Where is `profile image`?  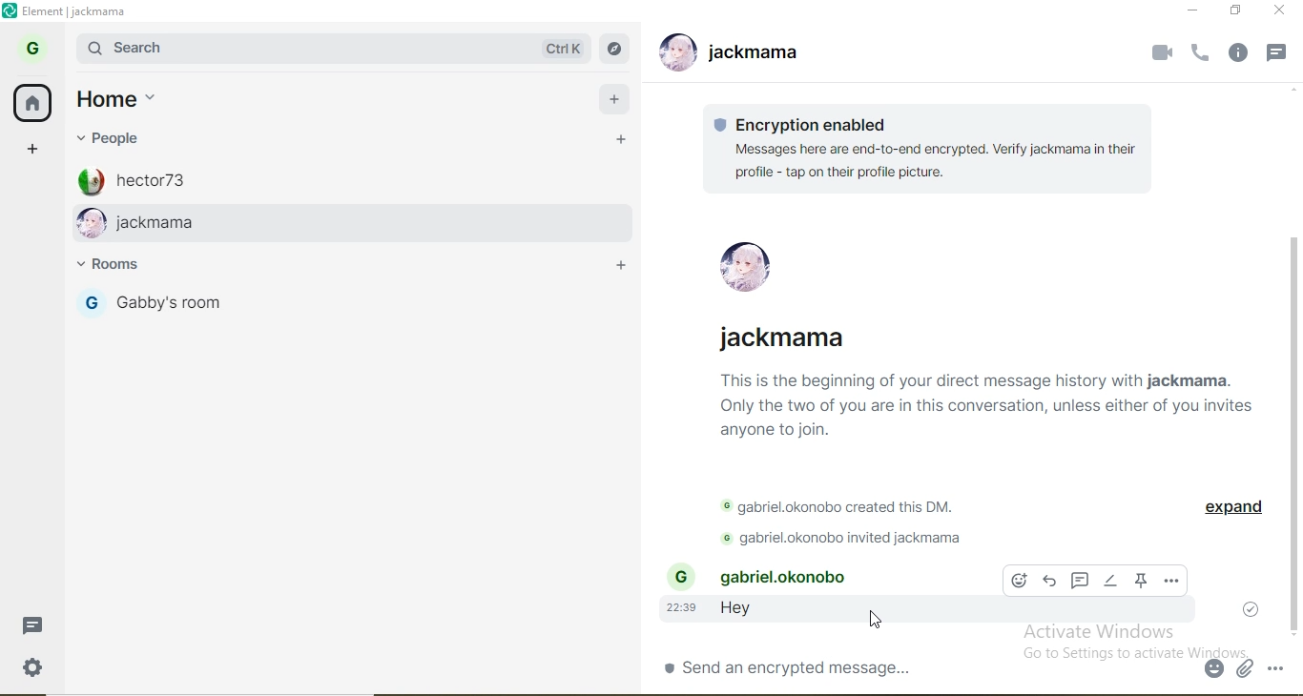 profile image is located at coordinates (680, 52).